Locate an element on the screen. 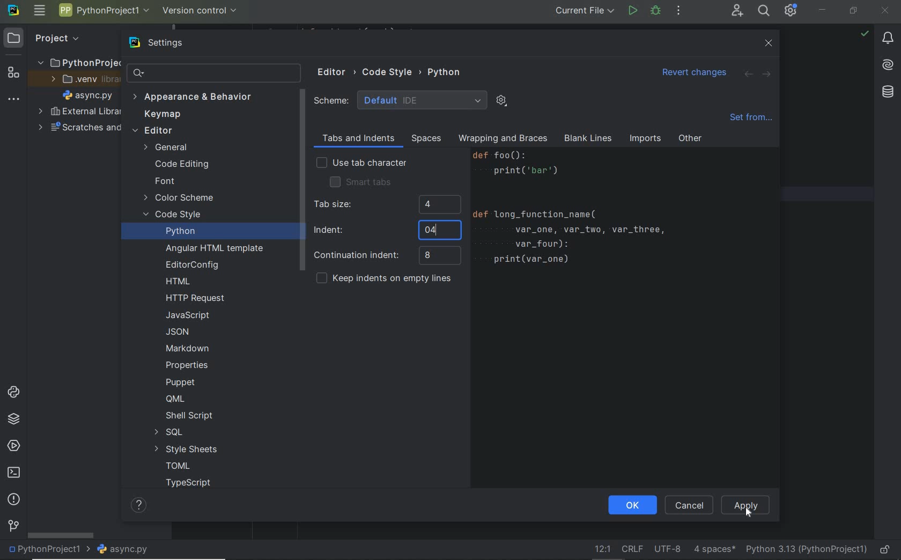 This screenshot has width=901, height=560. HTML is located at coordinates (179, 282).